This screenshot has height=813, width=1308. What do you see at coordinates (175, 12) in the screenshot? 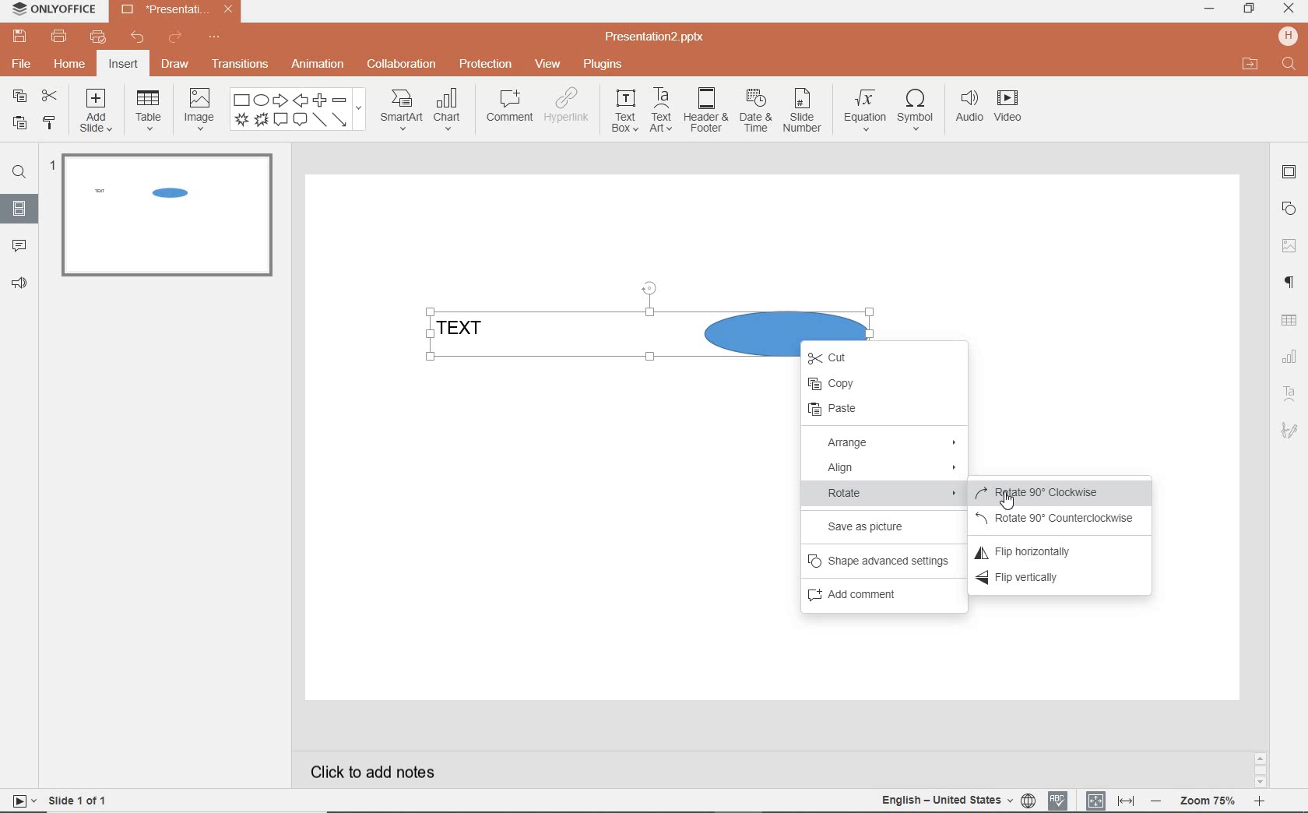
I see `Presentation2.pptx` at bounding box center [175, 12].